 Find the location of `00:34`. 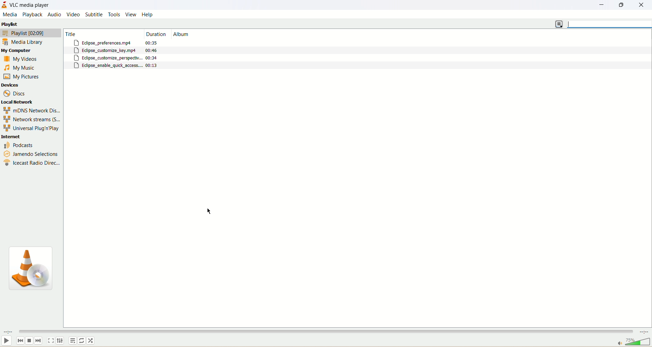

00:34 is located at coordinates (152, 58).